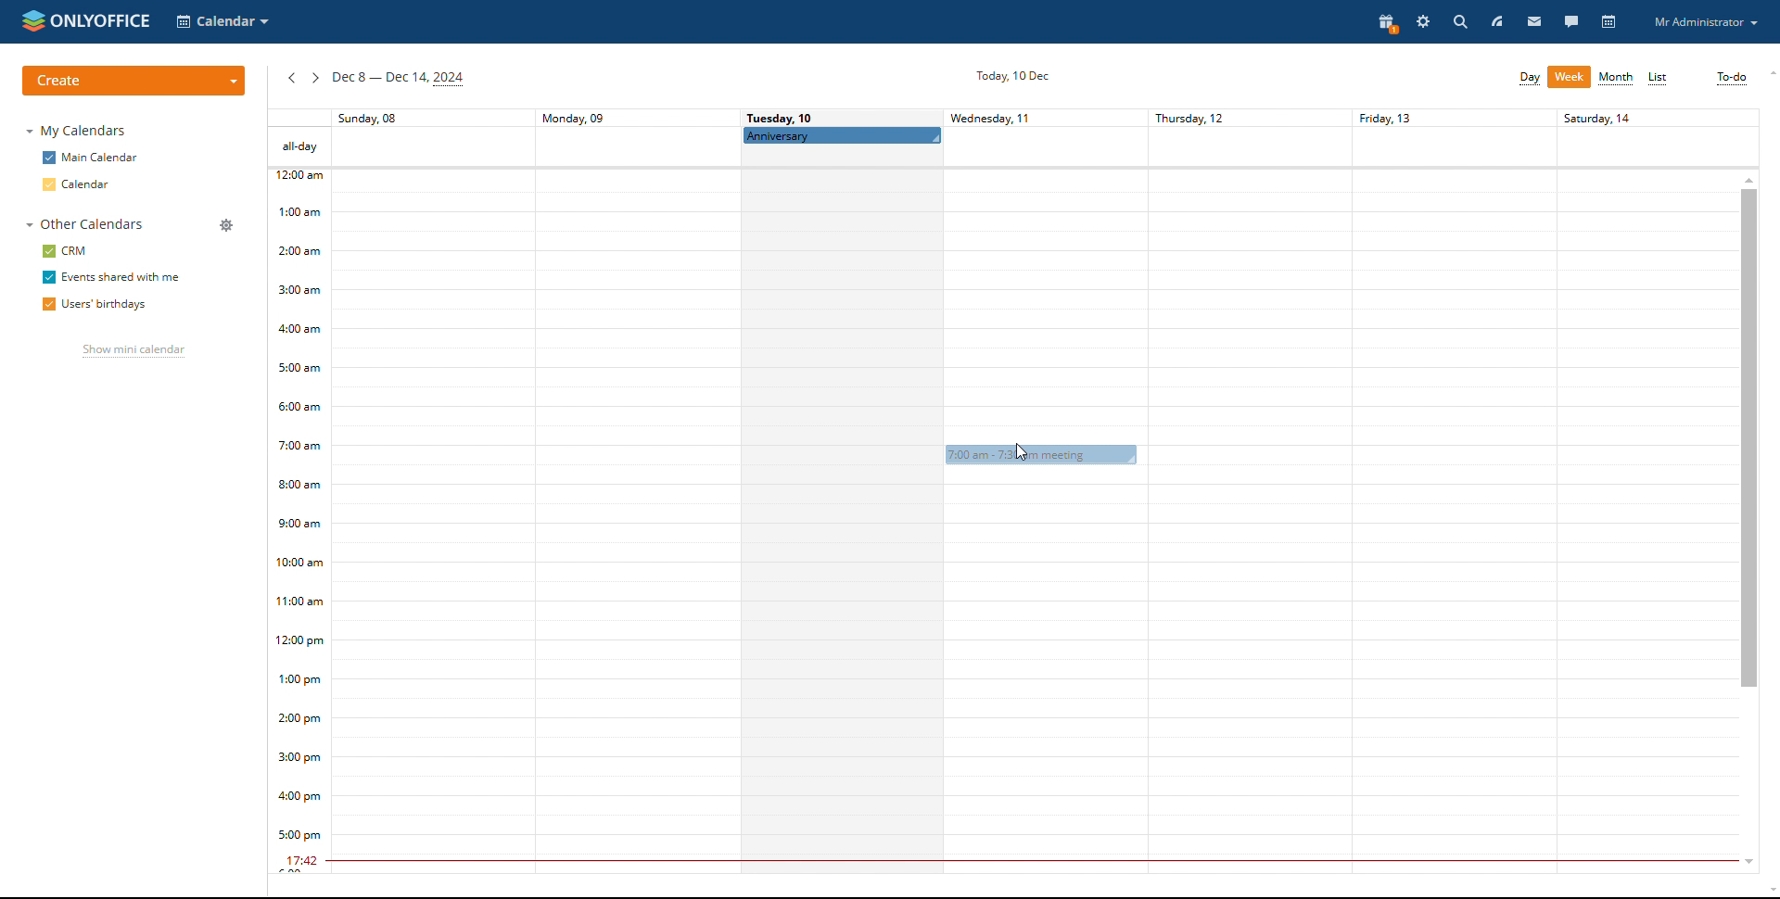 This screenshot has width=1780, height=899. Describe the element at coordinates (1610, 23) in the screenshot. I see `calendar` at that location.